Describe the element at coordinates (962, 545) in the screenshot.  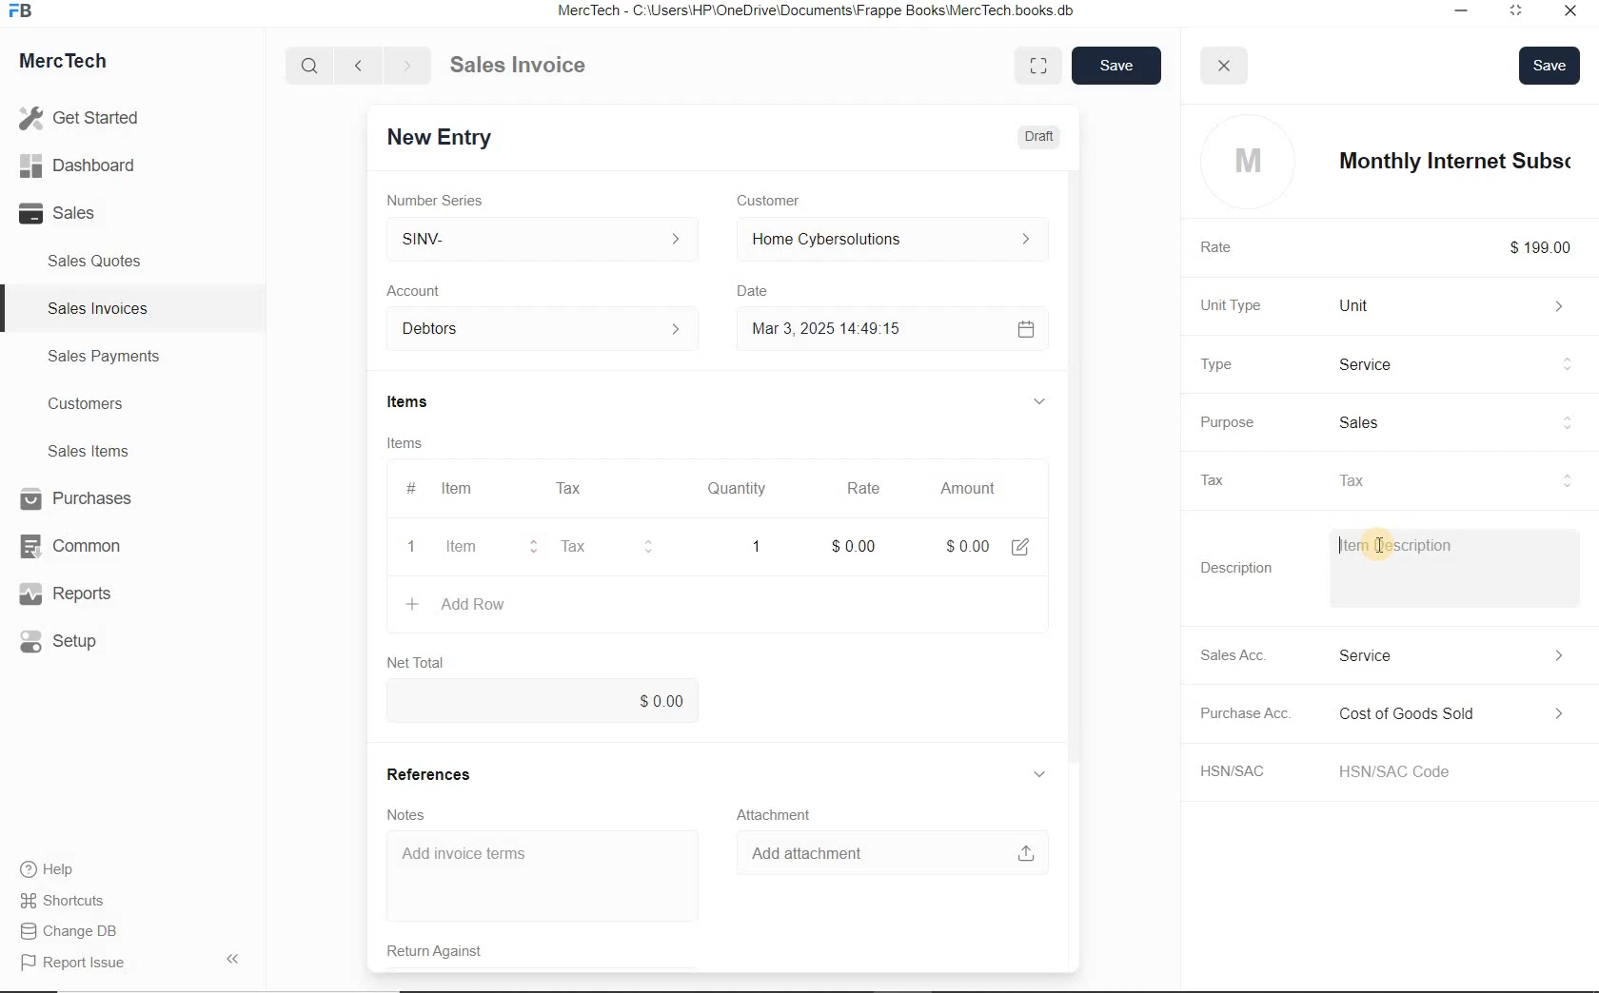
I see `Amount: $0.00` at that location.